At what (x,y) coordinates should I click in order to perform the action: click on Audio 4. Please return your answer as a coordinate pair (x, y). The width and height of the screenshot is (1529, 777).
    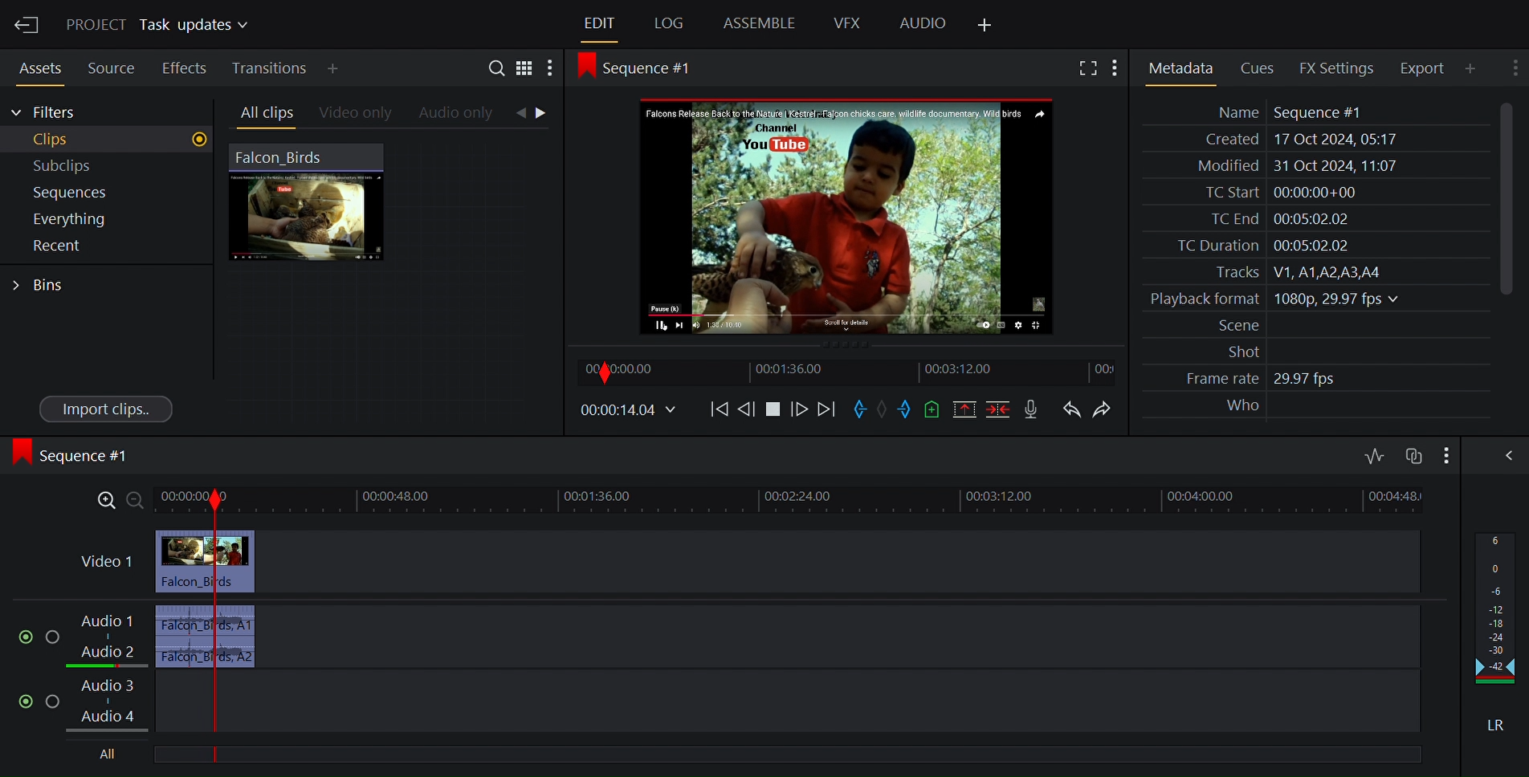
    Looking at the image, I should click on (112, 718).